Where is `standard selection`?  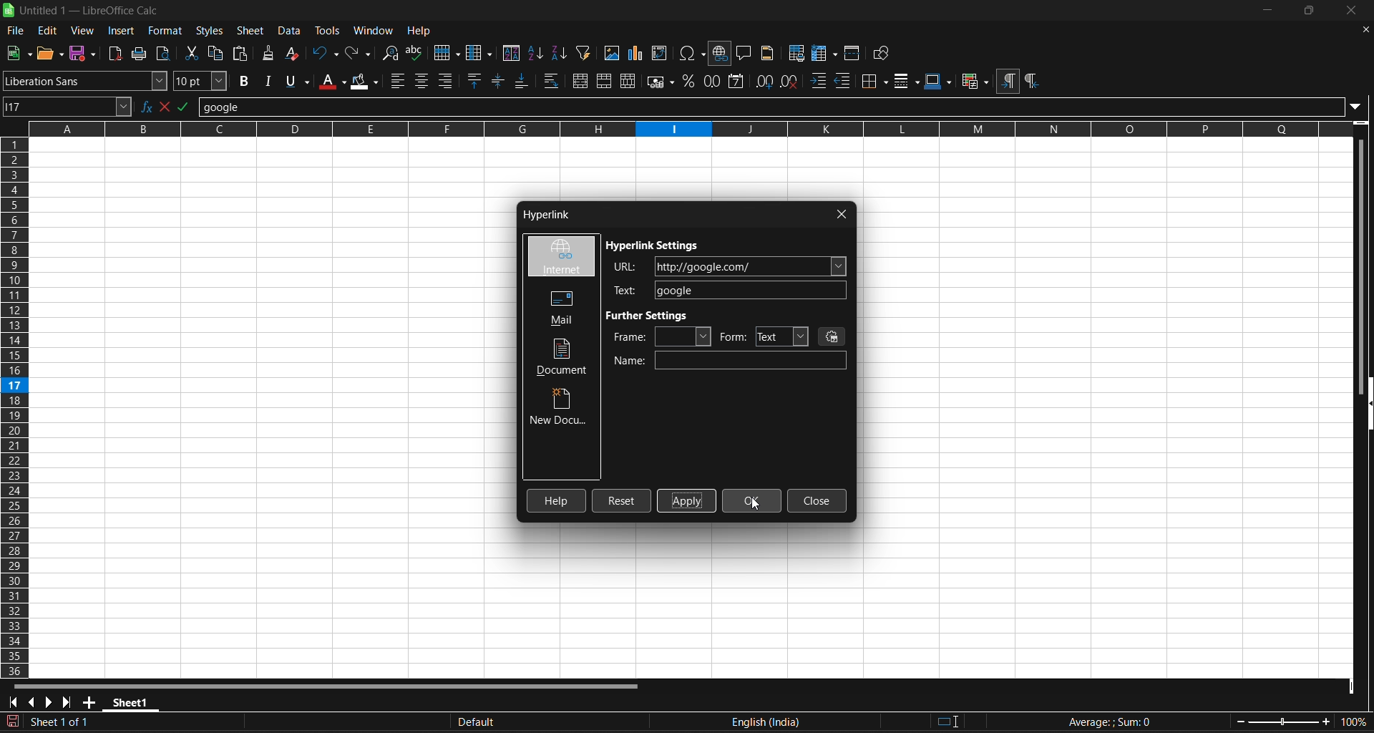 standard selection is located at coordinates (950, 722).